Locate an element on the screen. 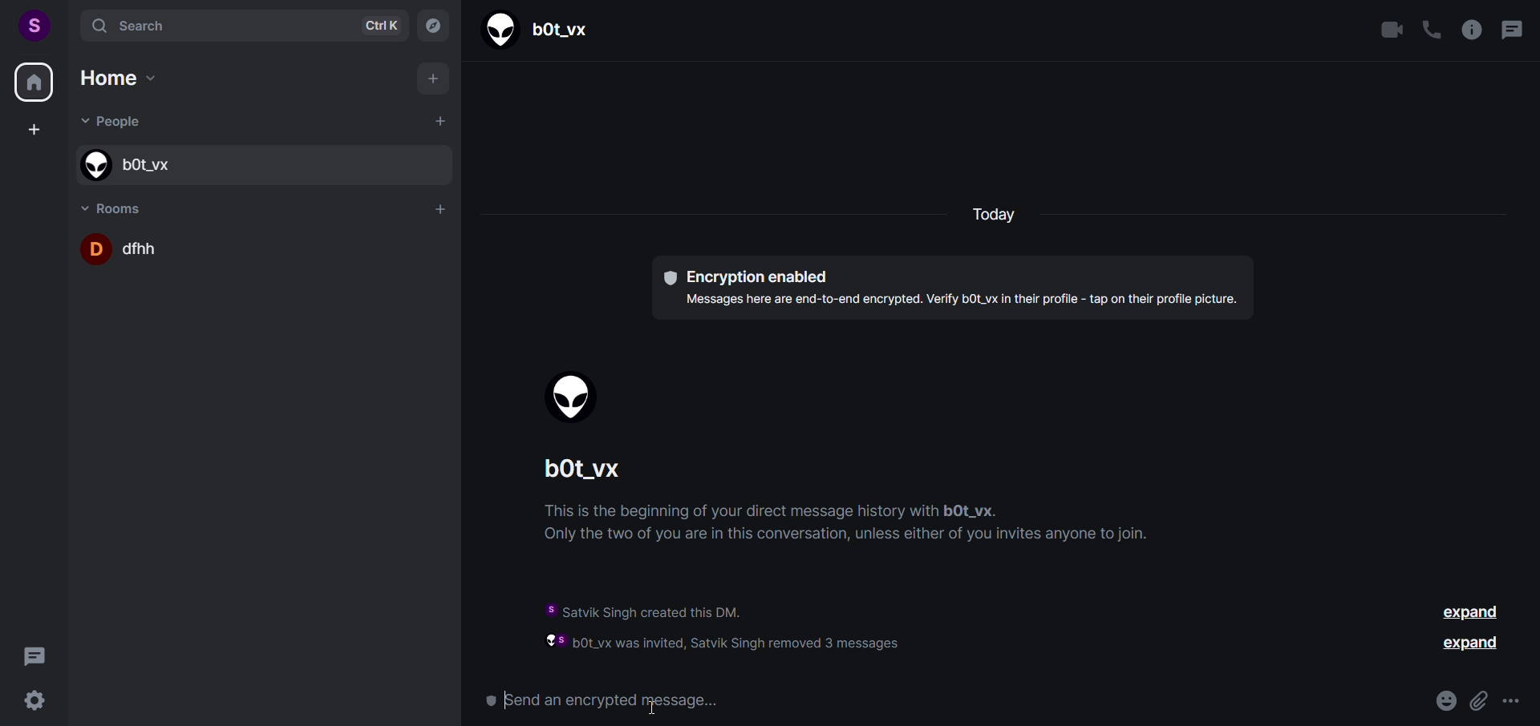 This screenshot has width=1540, height=726. today is located at coordinates (992, 216).